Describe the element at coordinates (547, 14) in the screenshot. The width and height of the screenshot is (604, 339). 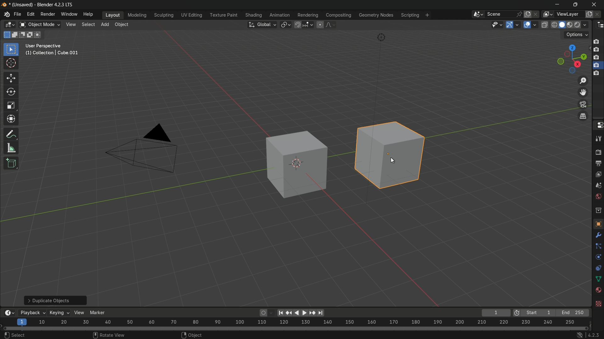
I see `active workspace` at that location.